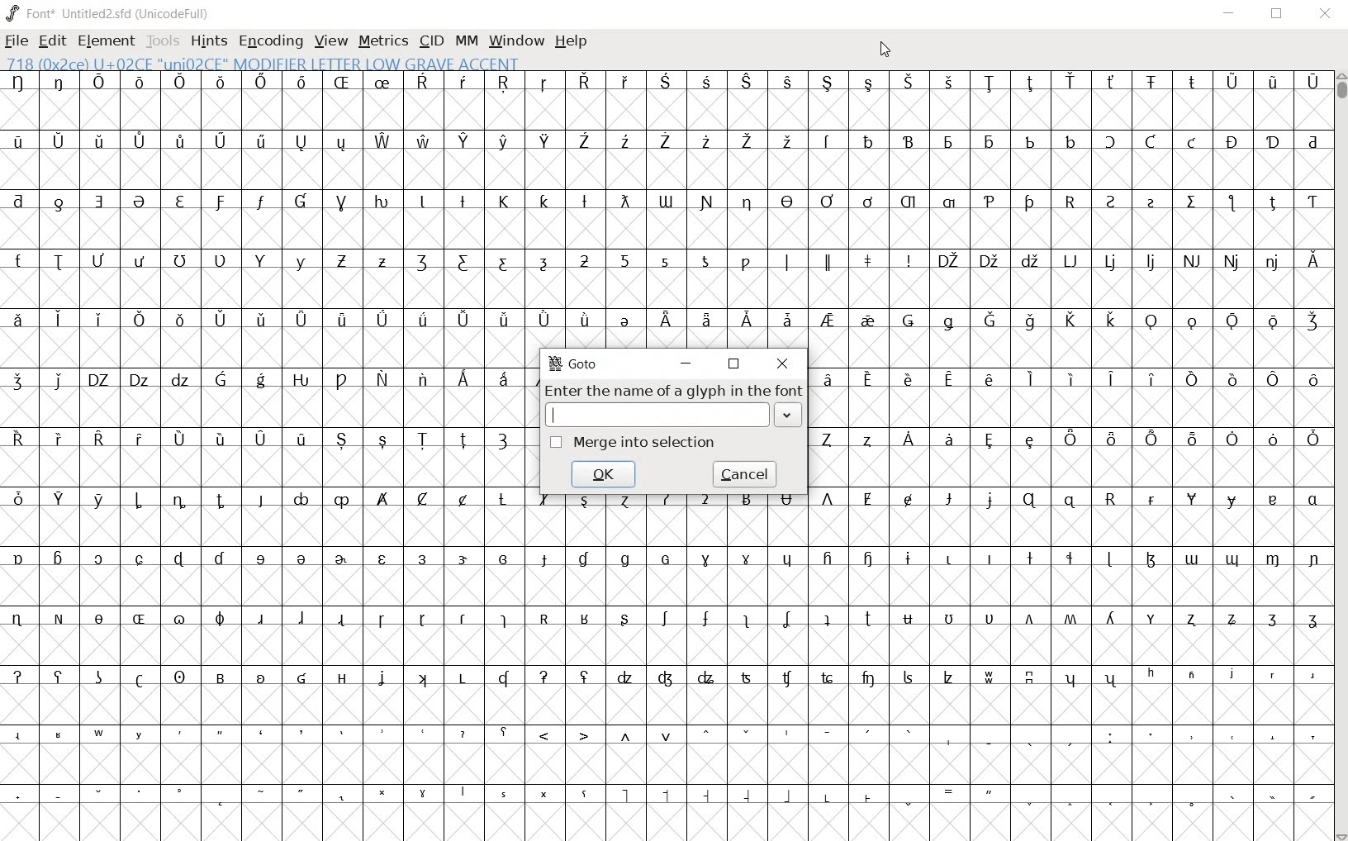 The height and width of the screenshot is (841, 1348). What do you see at coordinates (331, 42) in the screenshot?
I see `view` at bounding box center [331, 42].